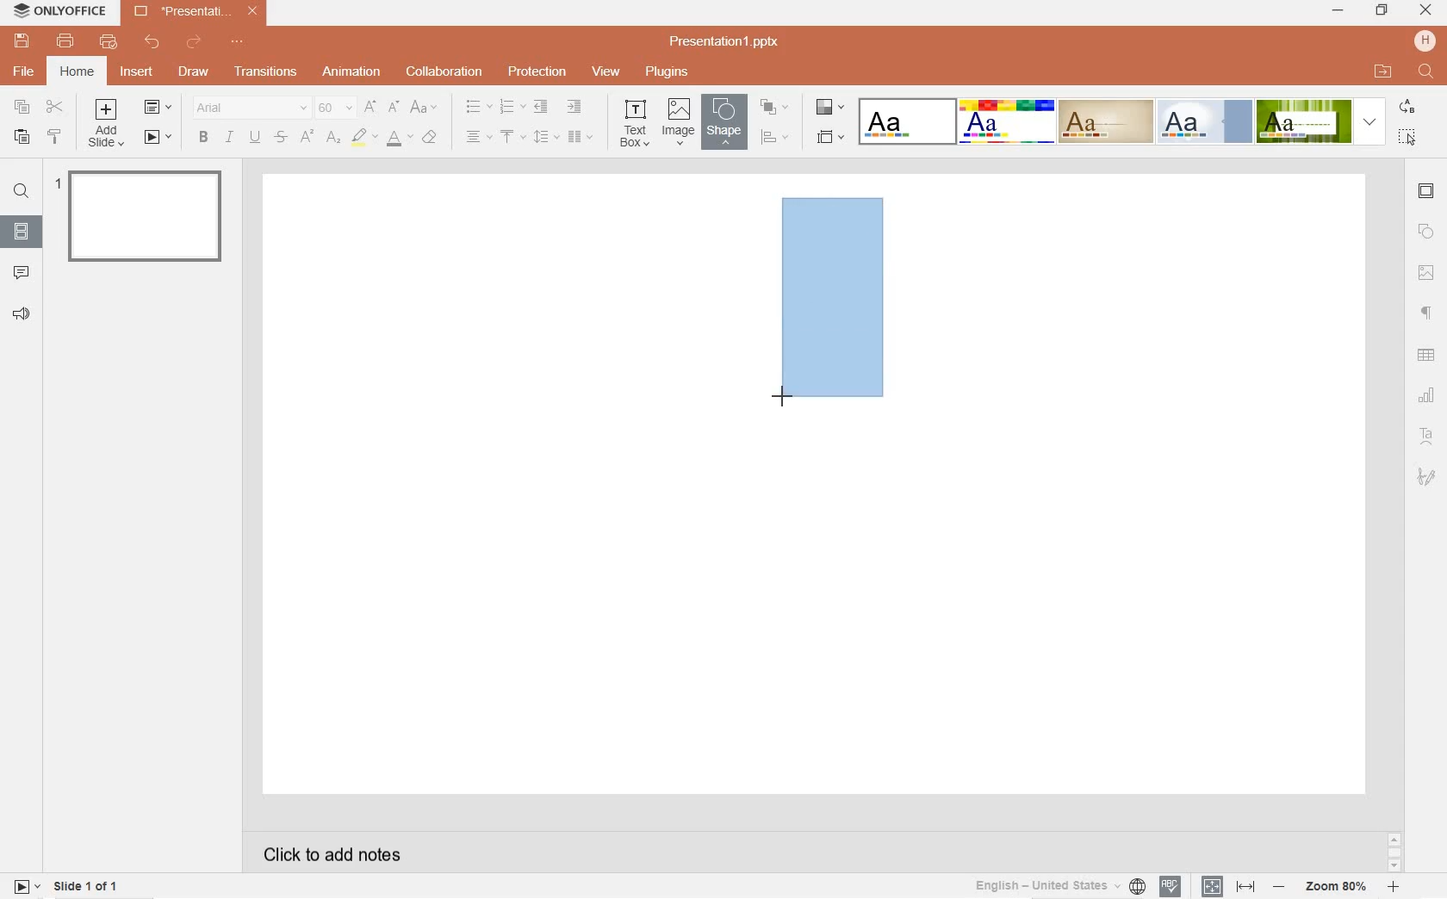  I want to click on image settings, so click(1426, 273).